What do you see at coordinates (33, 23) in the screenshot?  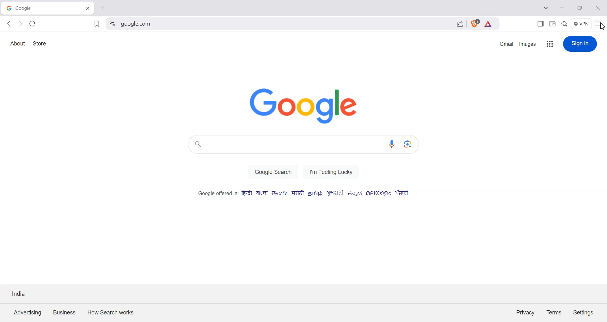 I see `Reload` at bounding box center [33, 23].